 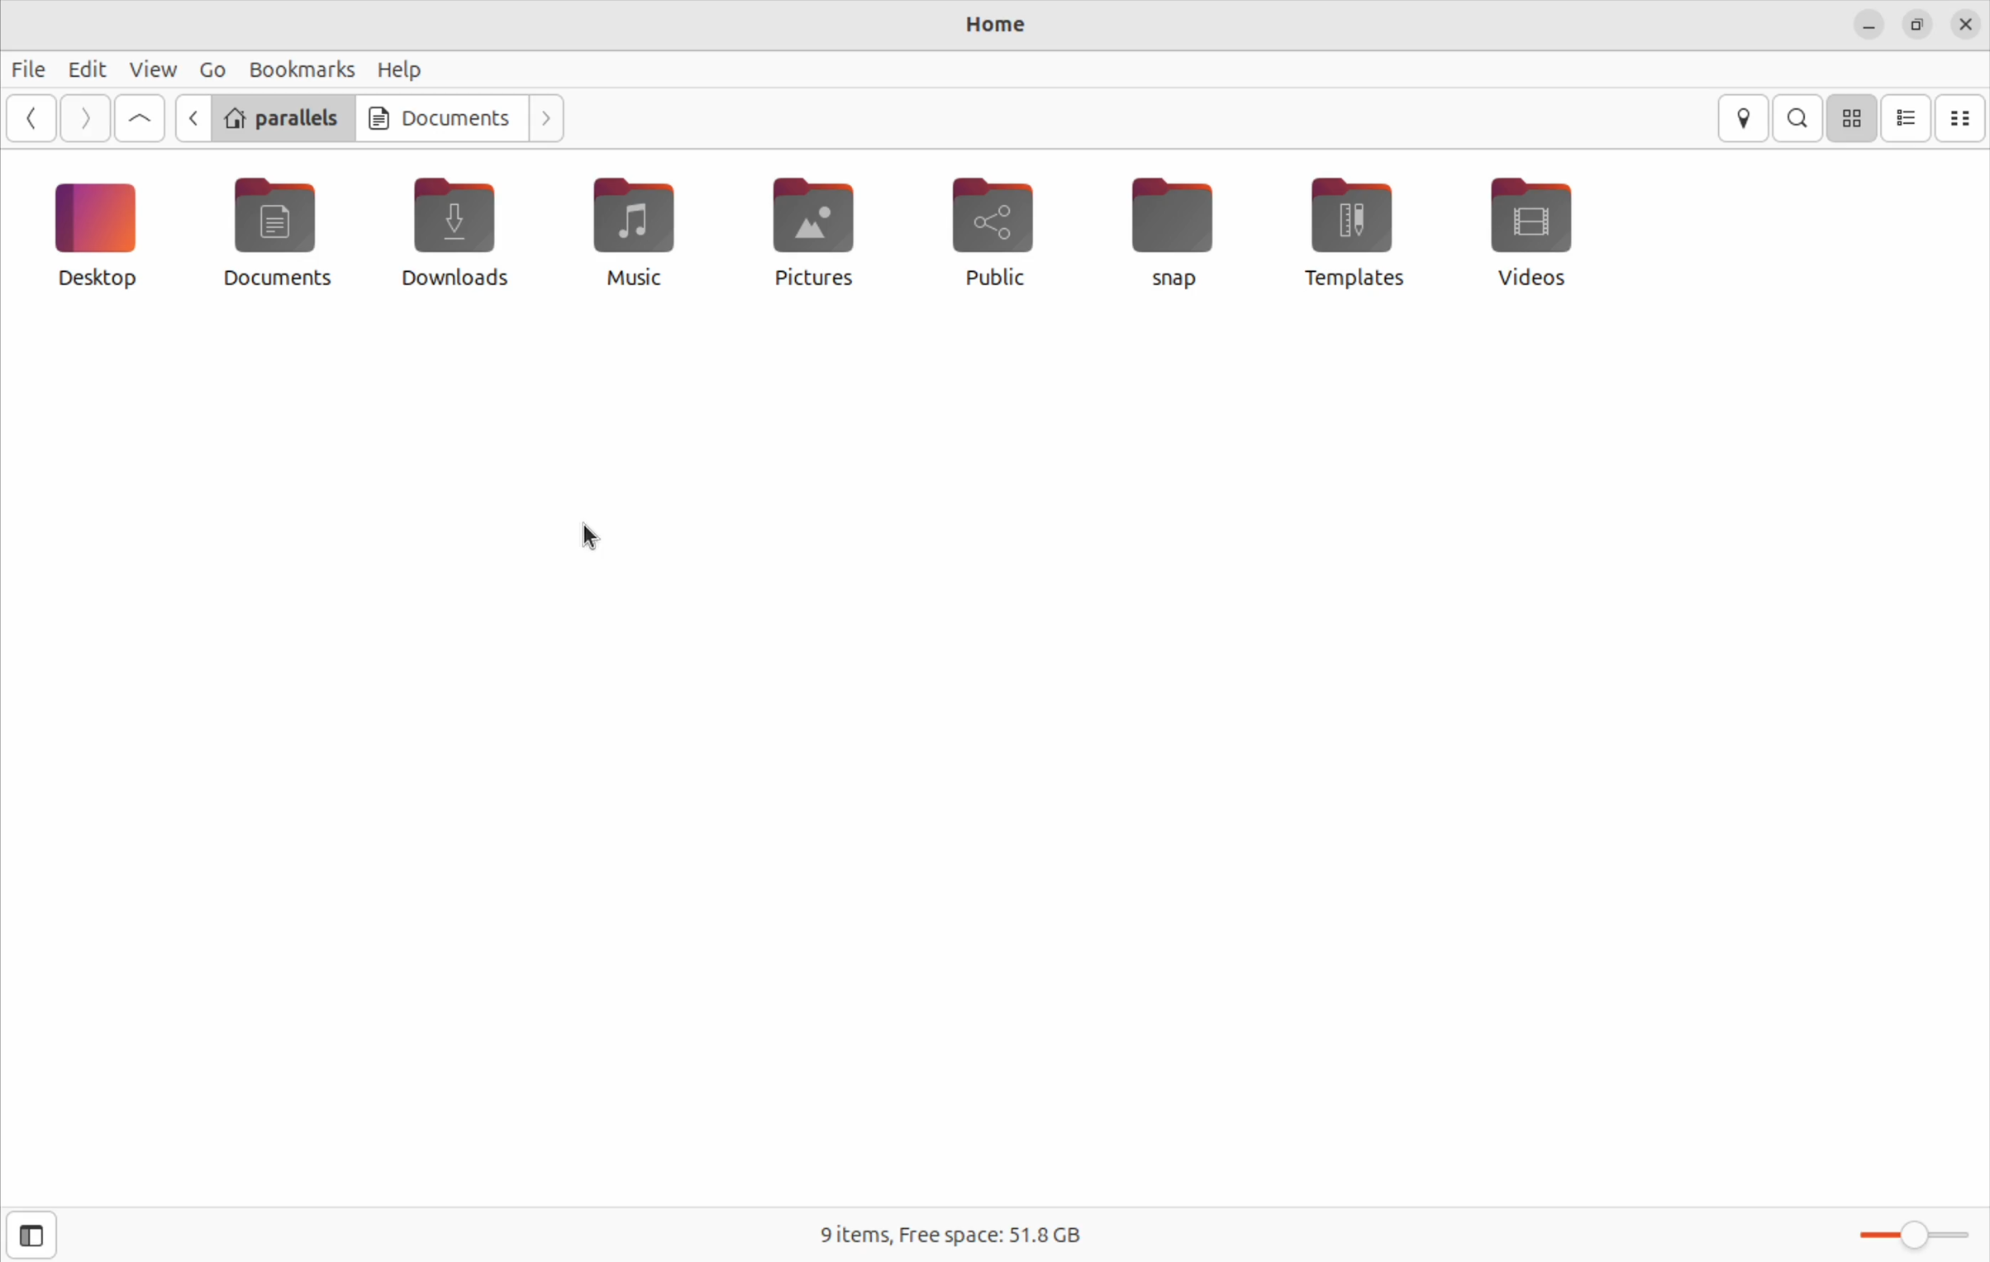 I want to click on Pictures file, so click(x=455, y=232).